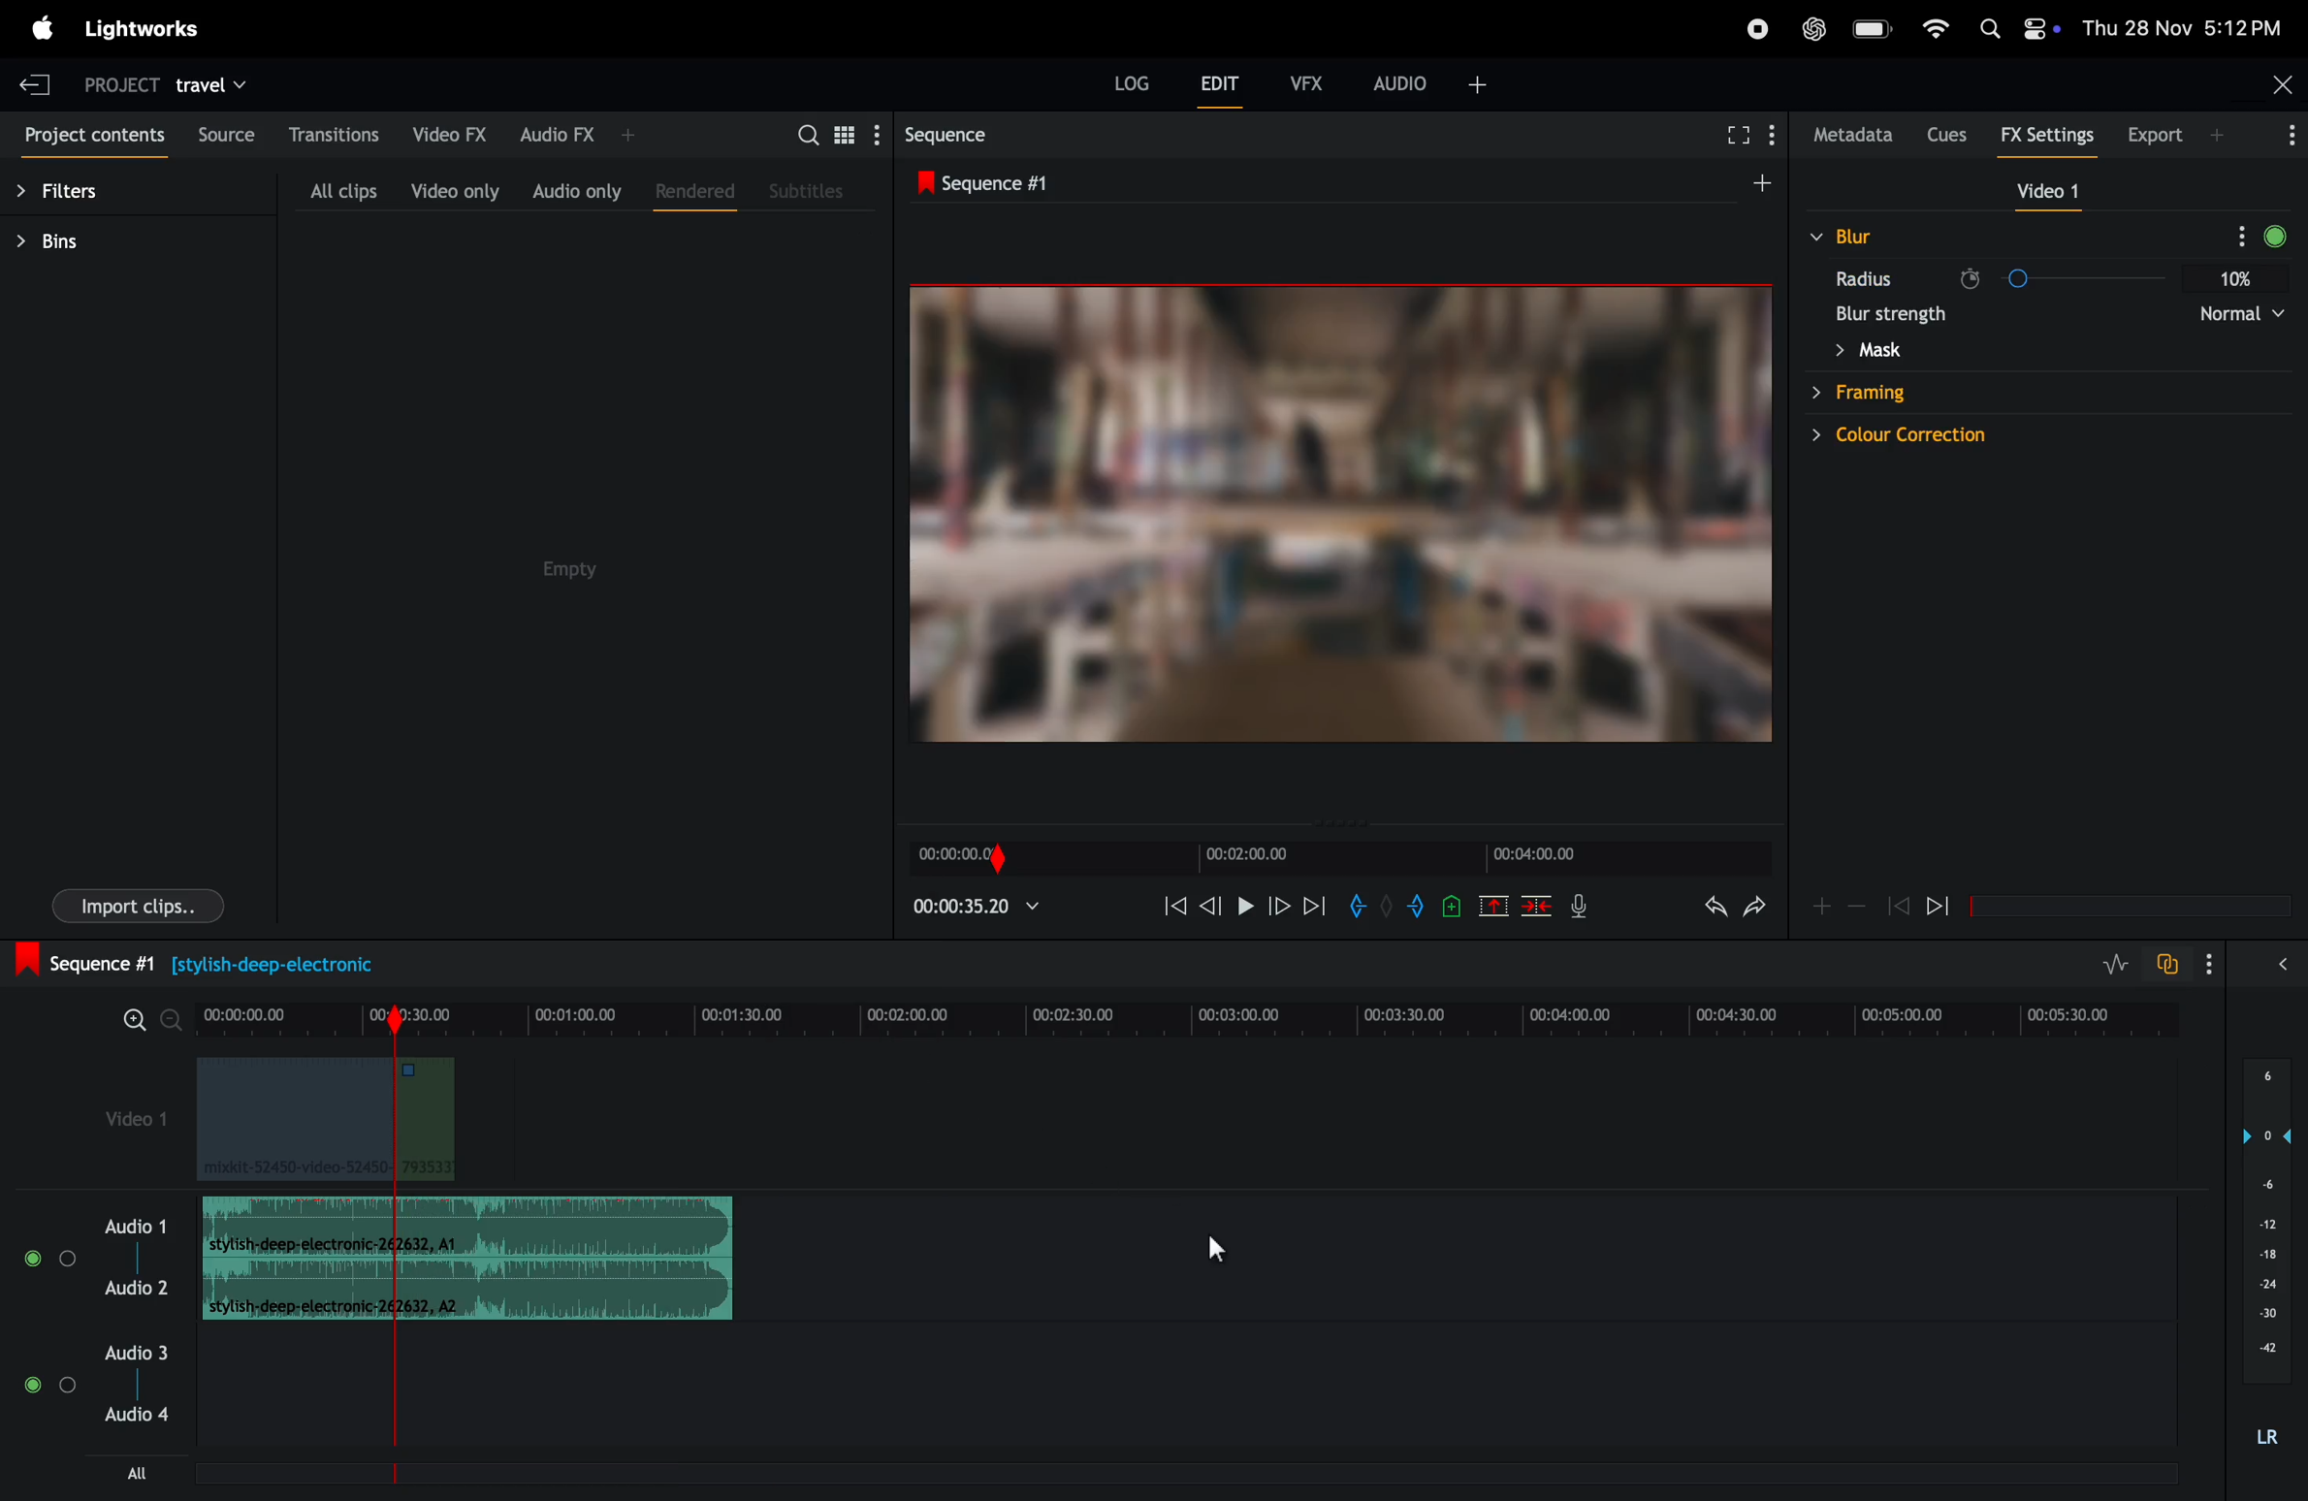 The width and height of the screenshot is (2308, 1501). Describe the element at coordinates (1211, 909) in the screenshot. I see `backward` at that location.